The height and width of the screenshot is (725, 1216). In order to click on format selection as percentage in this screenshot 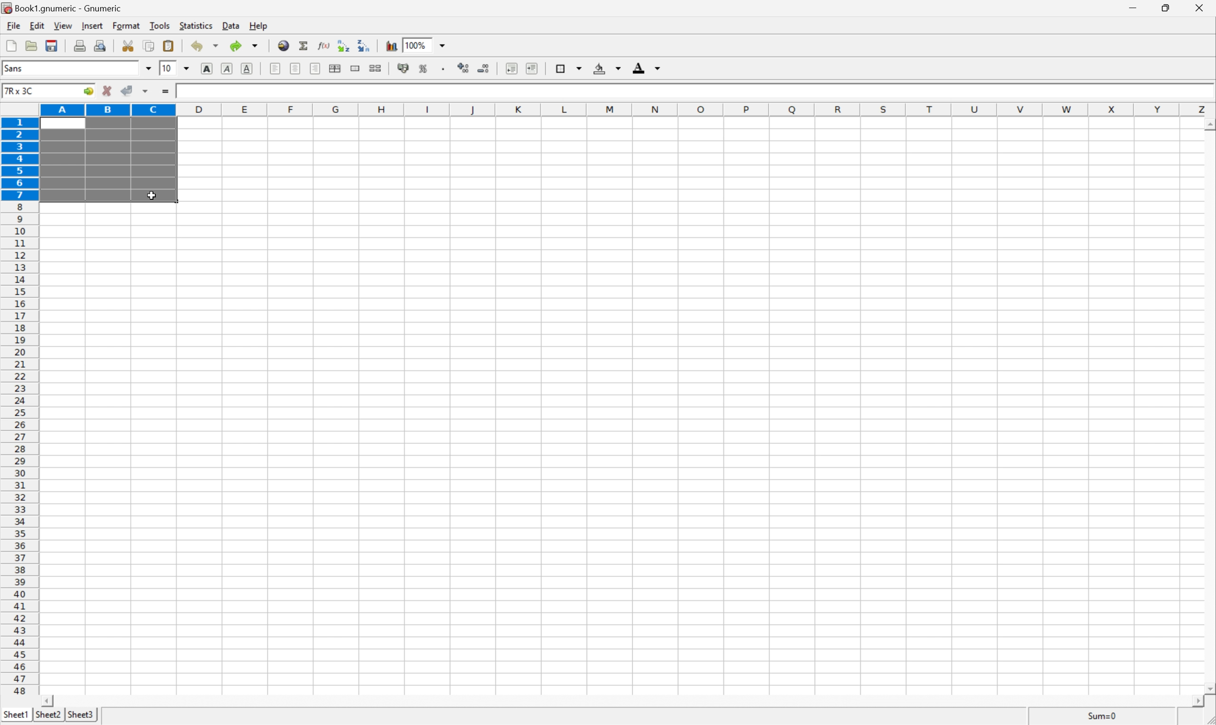, I will do `click(424, 68)`.